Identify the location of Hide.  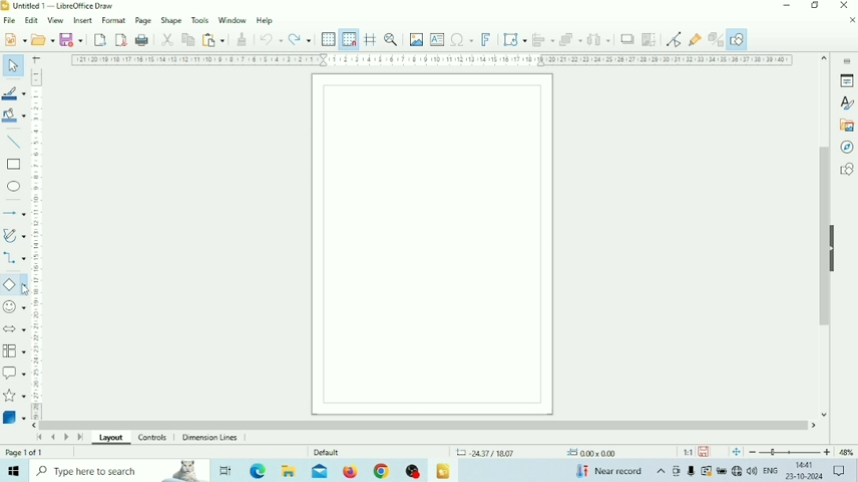
(834, 246).